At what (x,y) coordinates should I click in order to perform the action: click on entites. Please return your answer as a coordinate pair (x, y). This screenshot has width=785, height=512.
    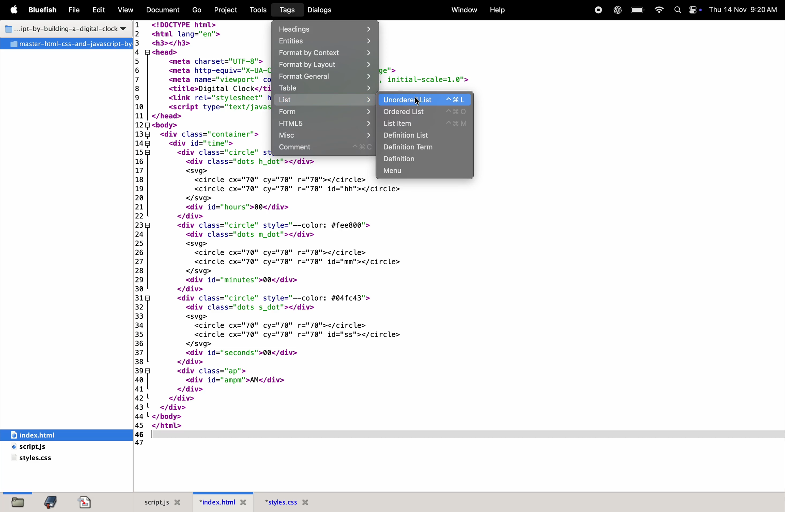
    Looking at the image, I should click on (324, 42).